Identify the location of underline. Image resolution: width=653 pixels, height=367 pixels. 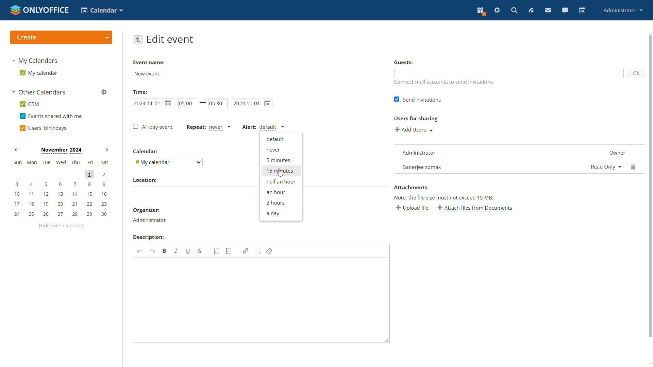
(188, 251).